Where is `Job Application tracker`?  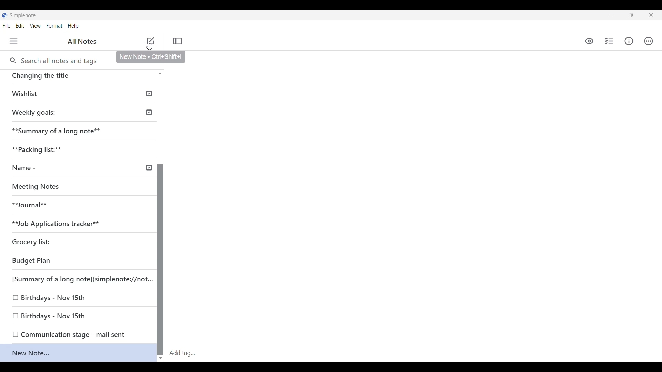
Job Application tracker is located at coordinates (58, 222).